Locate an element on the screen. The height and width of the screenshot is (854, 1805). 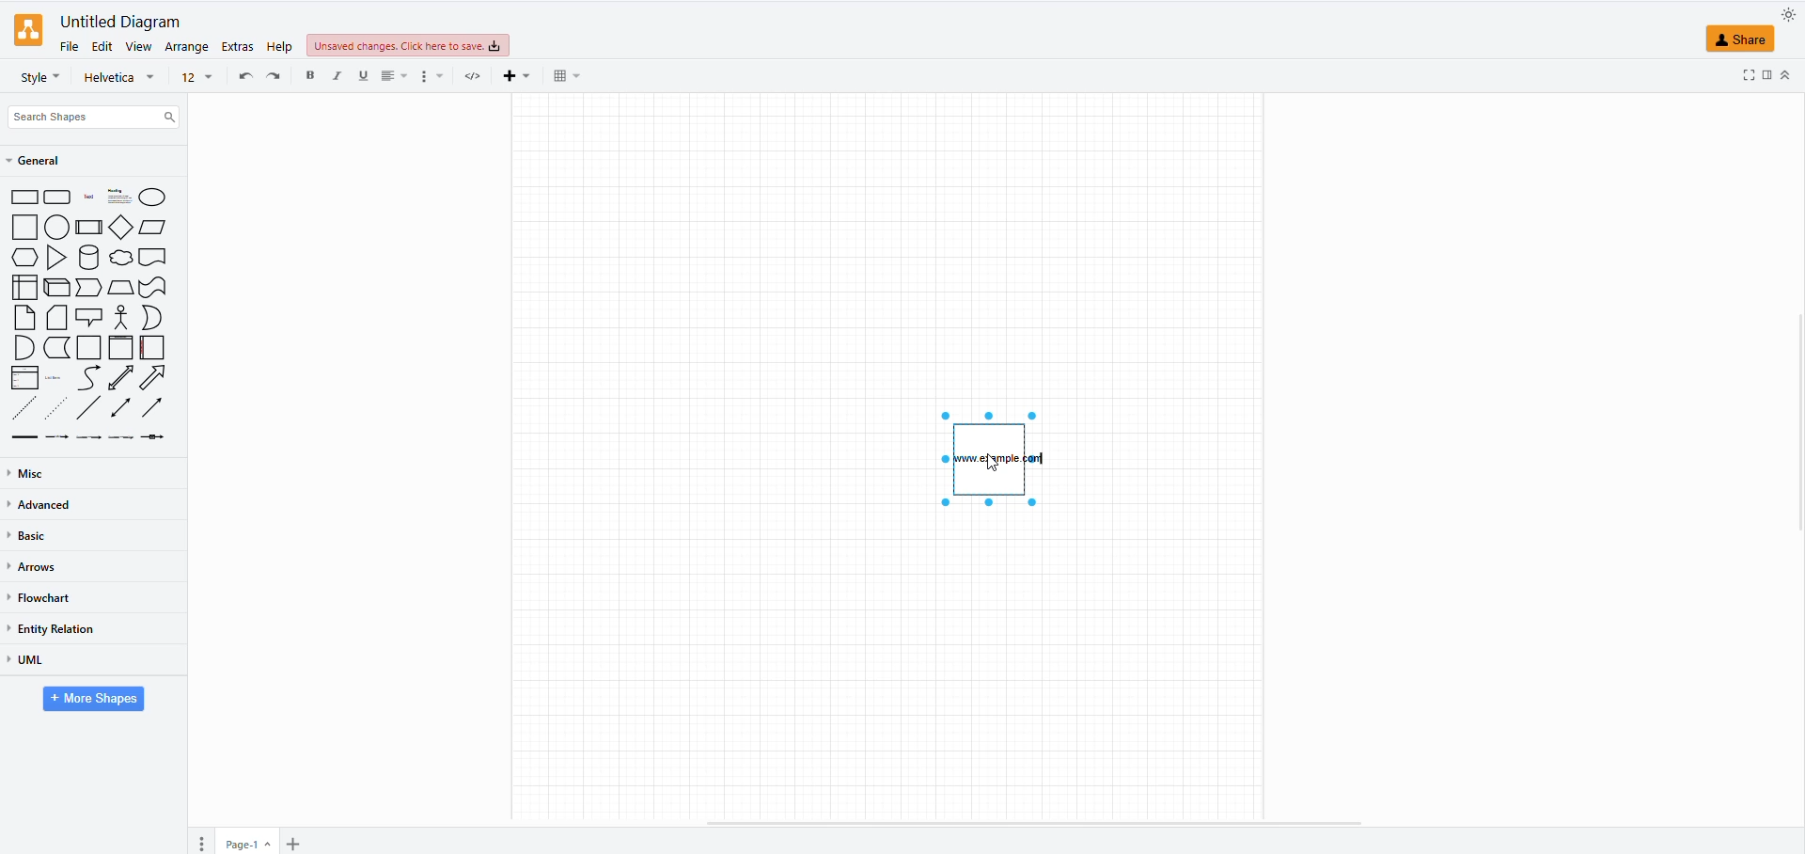
fullscreen is located at coordinates (1741, 75).